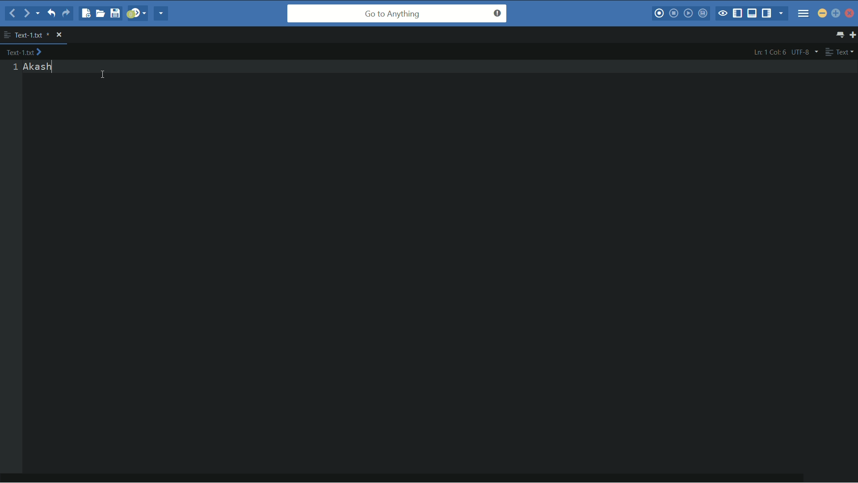 The height and width of the screenshot is (483, 858). Describe the element at coordinates (841, 34) in the screenshot. I see `show all tab` at that location.